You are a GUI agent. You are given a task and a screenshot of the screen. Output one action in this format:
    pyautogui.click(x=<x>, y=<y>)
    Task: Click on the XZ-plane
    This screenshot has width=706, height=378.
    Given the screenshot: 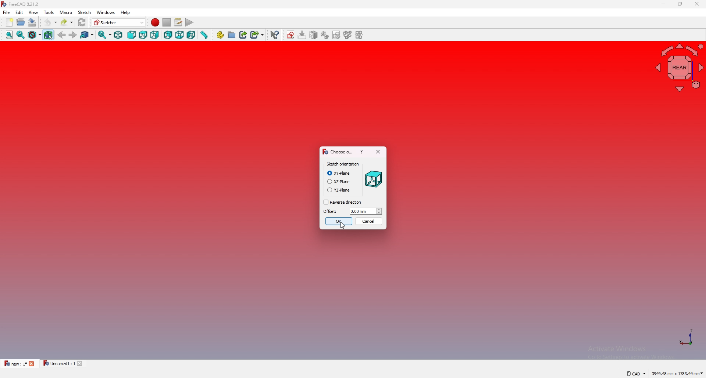 What is the action you would take?
    pyautogui.click(x=339, y=182)
    